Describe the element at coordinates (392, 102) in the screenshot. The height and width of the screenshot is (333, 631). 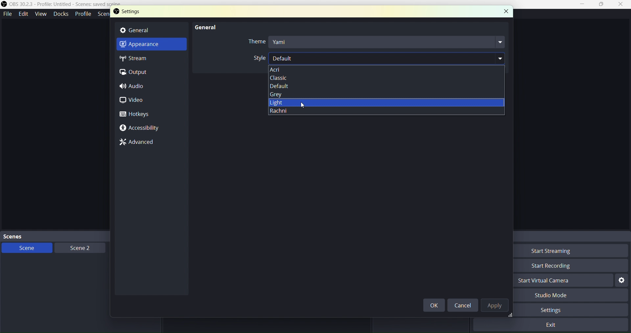
I see `` at that location.